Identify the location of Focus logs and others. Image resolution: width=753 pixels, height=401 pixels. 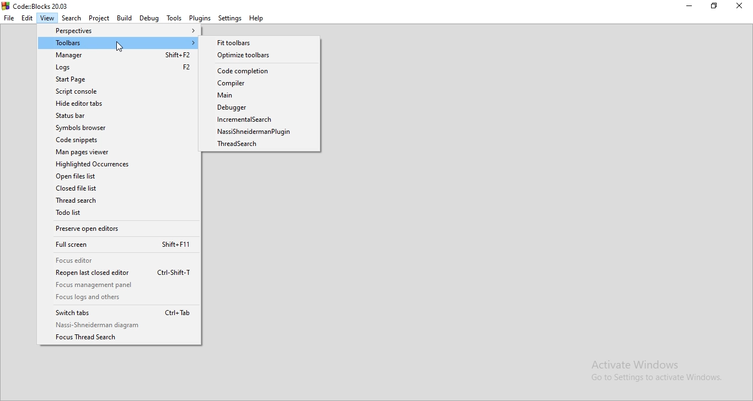
(119, 299).